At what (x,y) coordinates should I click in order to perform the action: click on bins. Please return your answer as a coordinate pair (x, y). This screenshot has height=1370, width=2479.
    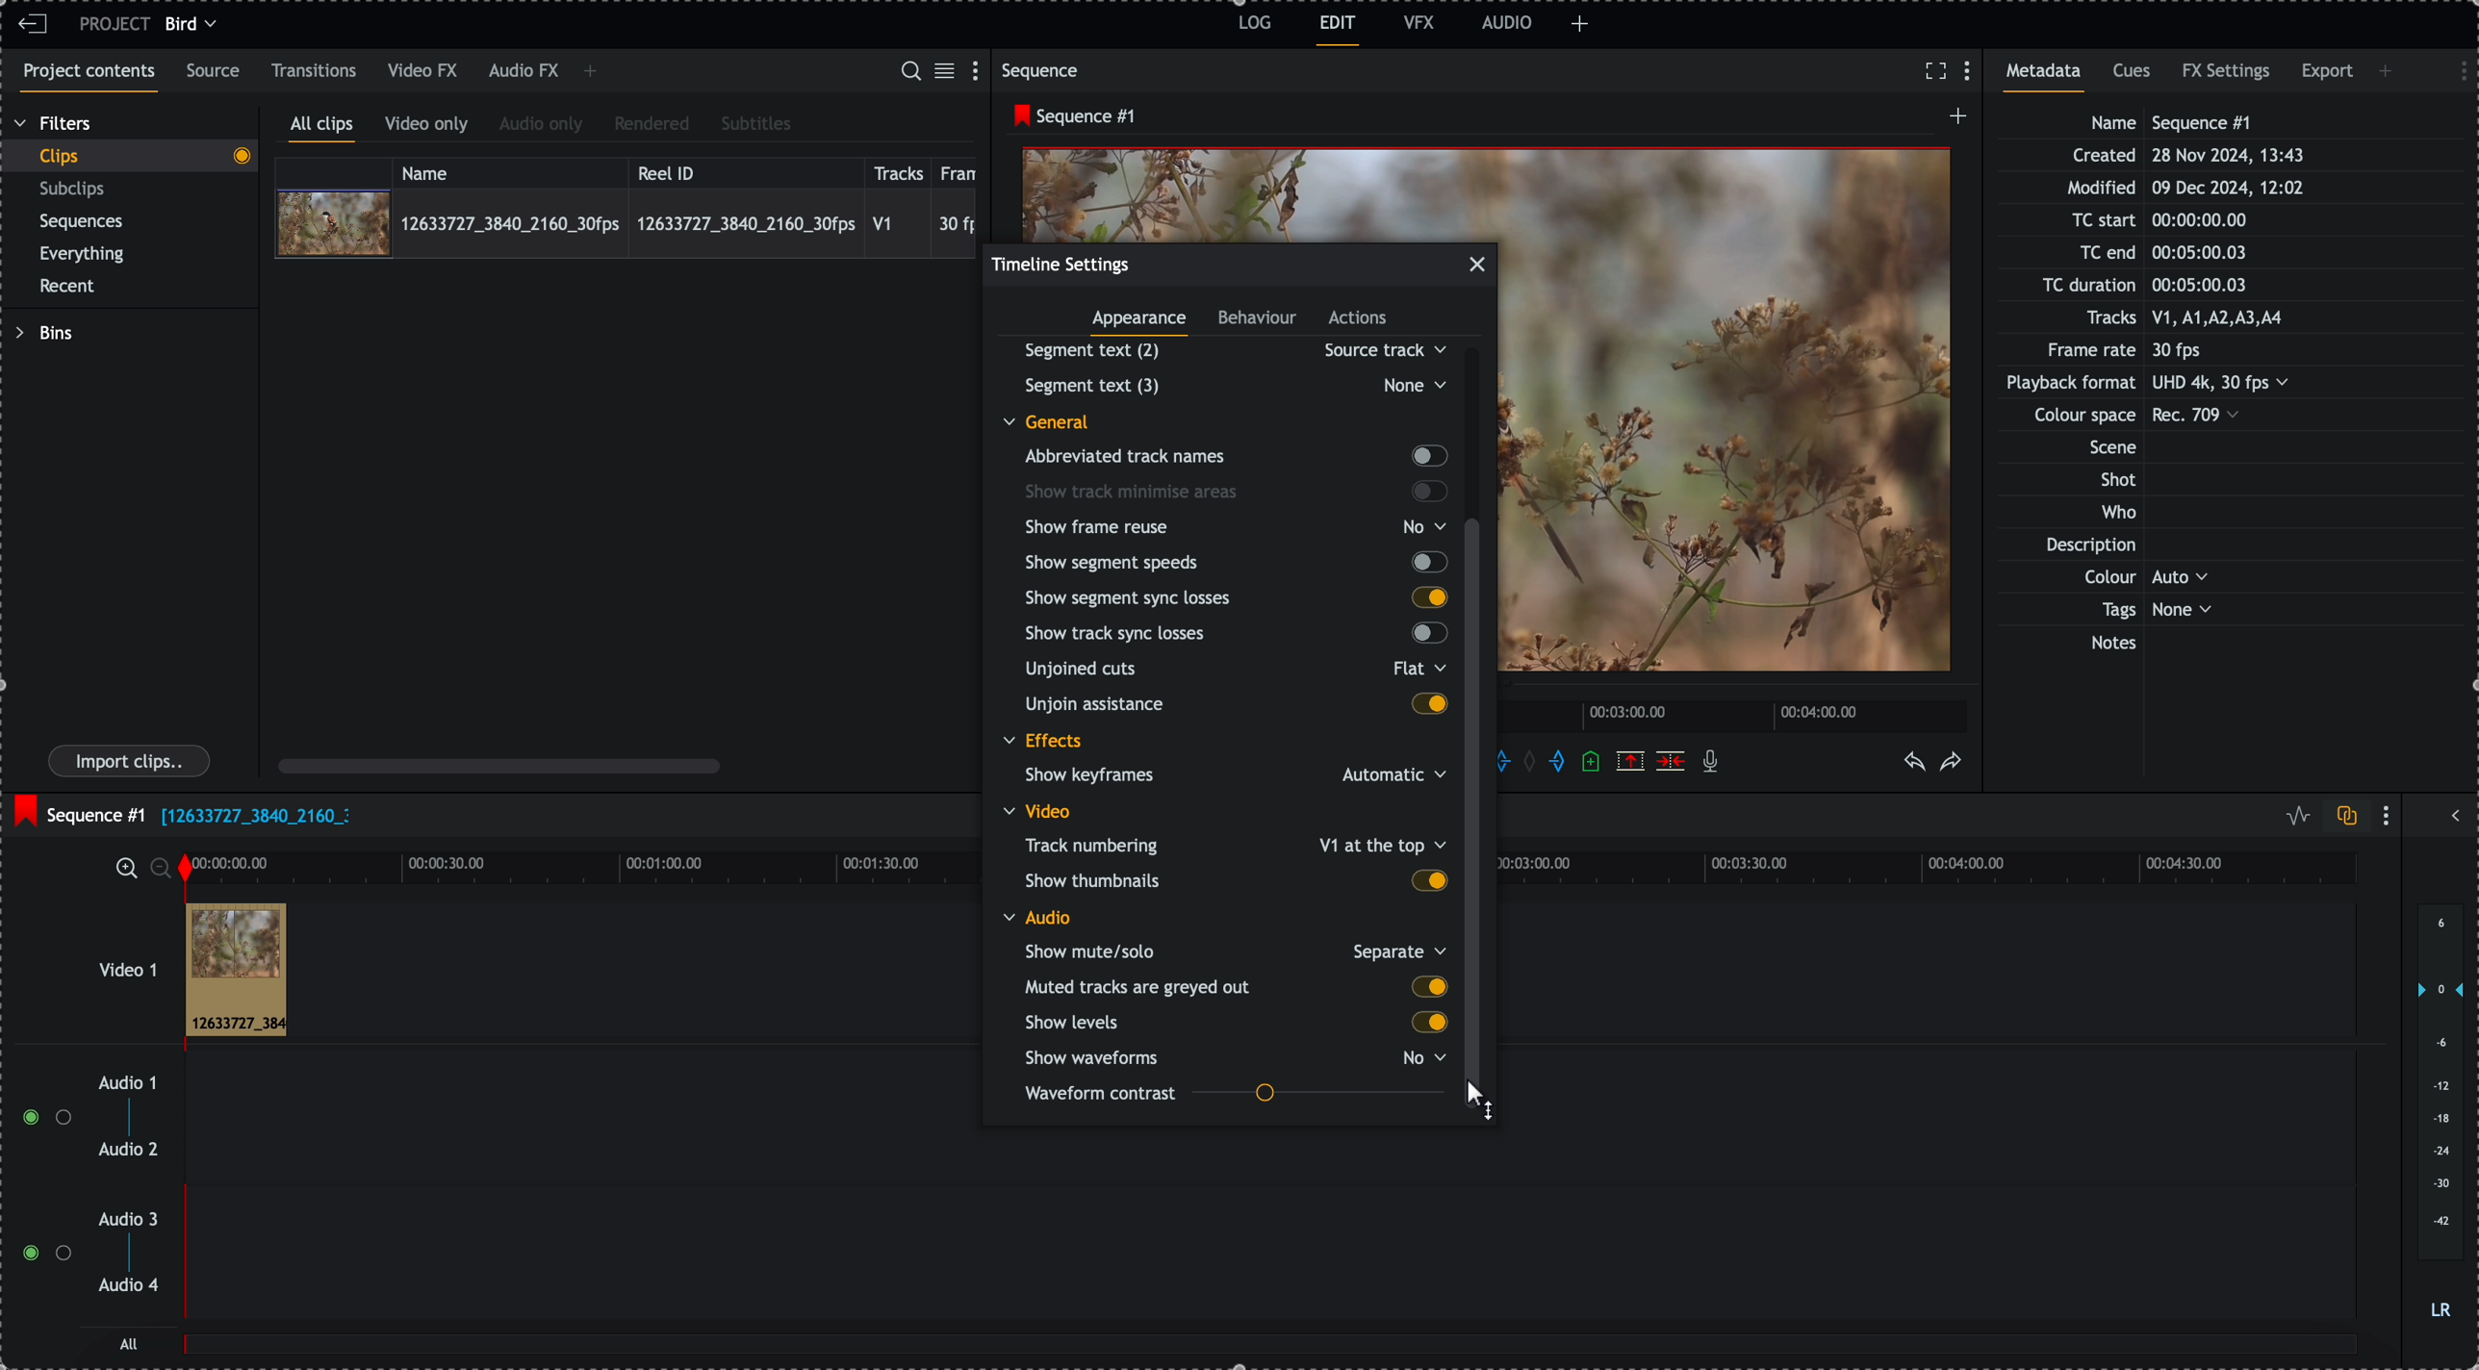
    Looking at the image, I should click on (43, 333).